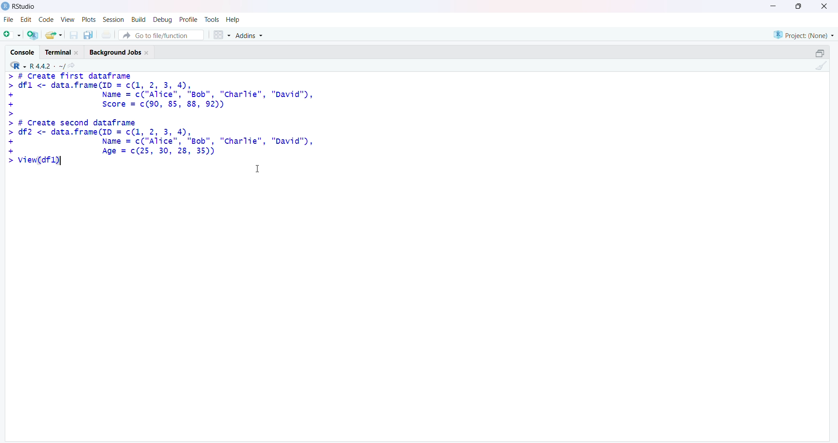  Describe the element at coordinates (148, 53) in the screenshot. I see `close` at that location.